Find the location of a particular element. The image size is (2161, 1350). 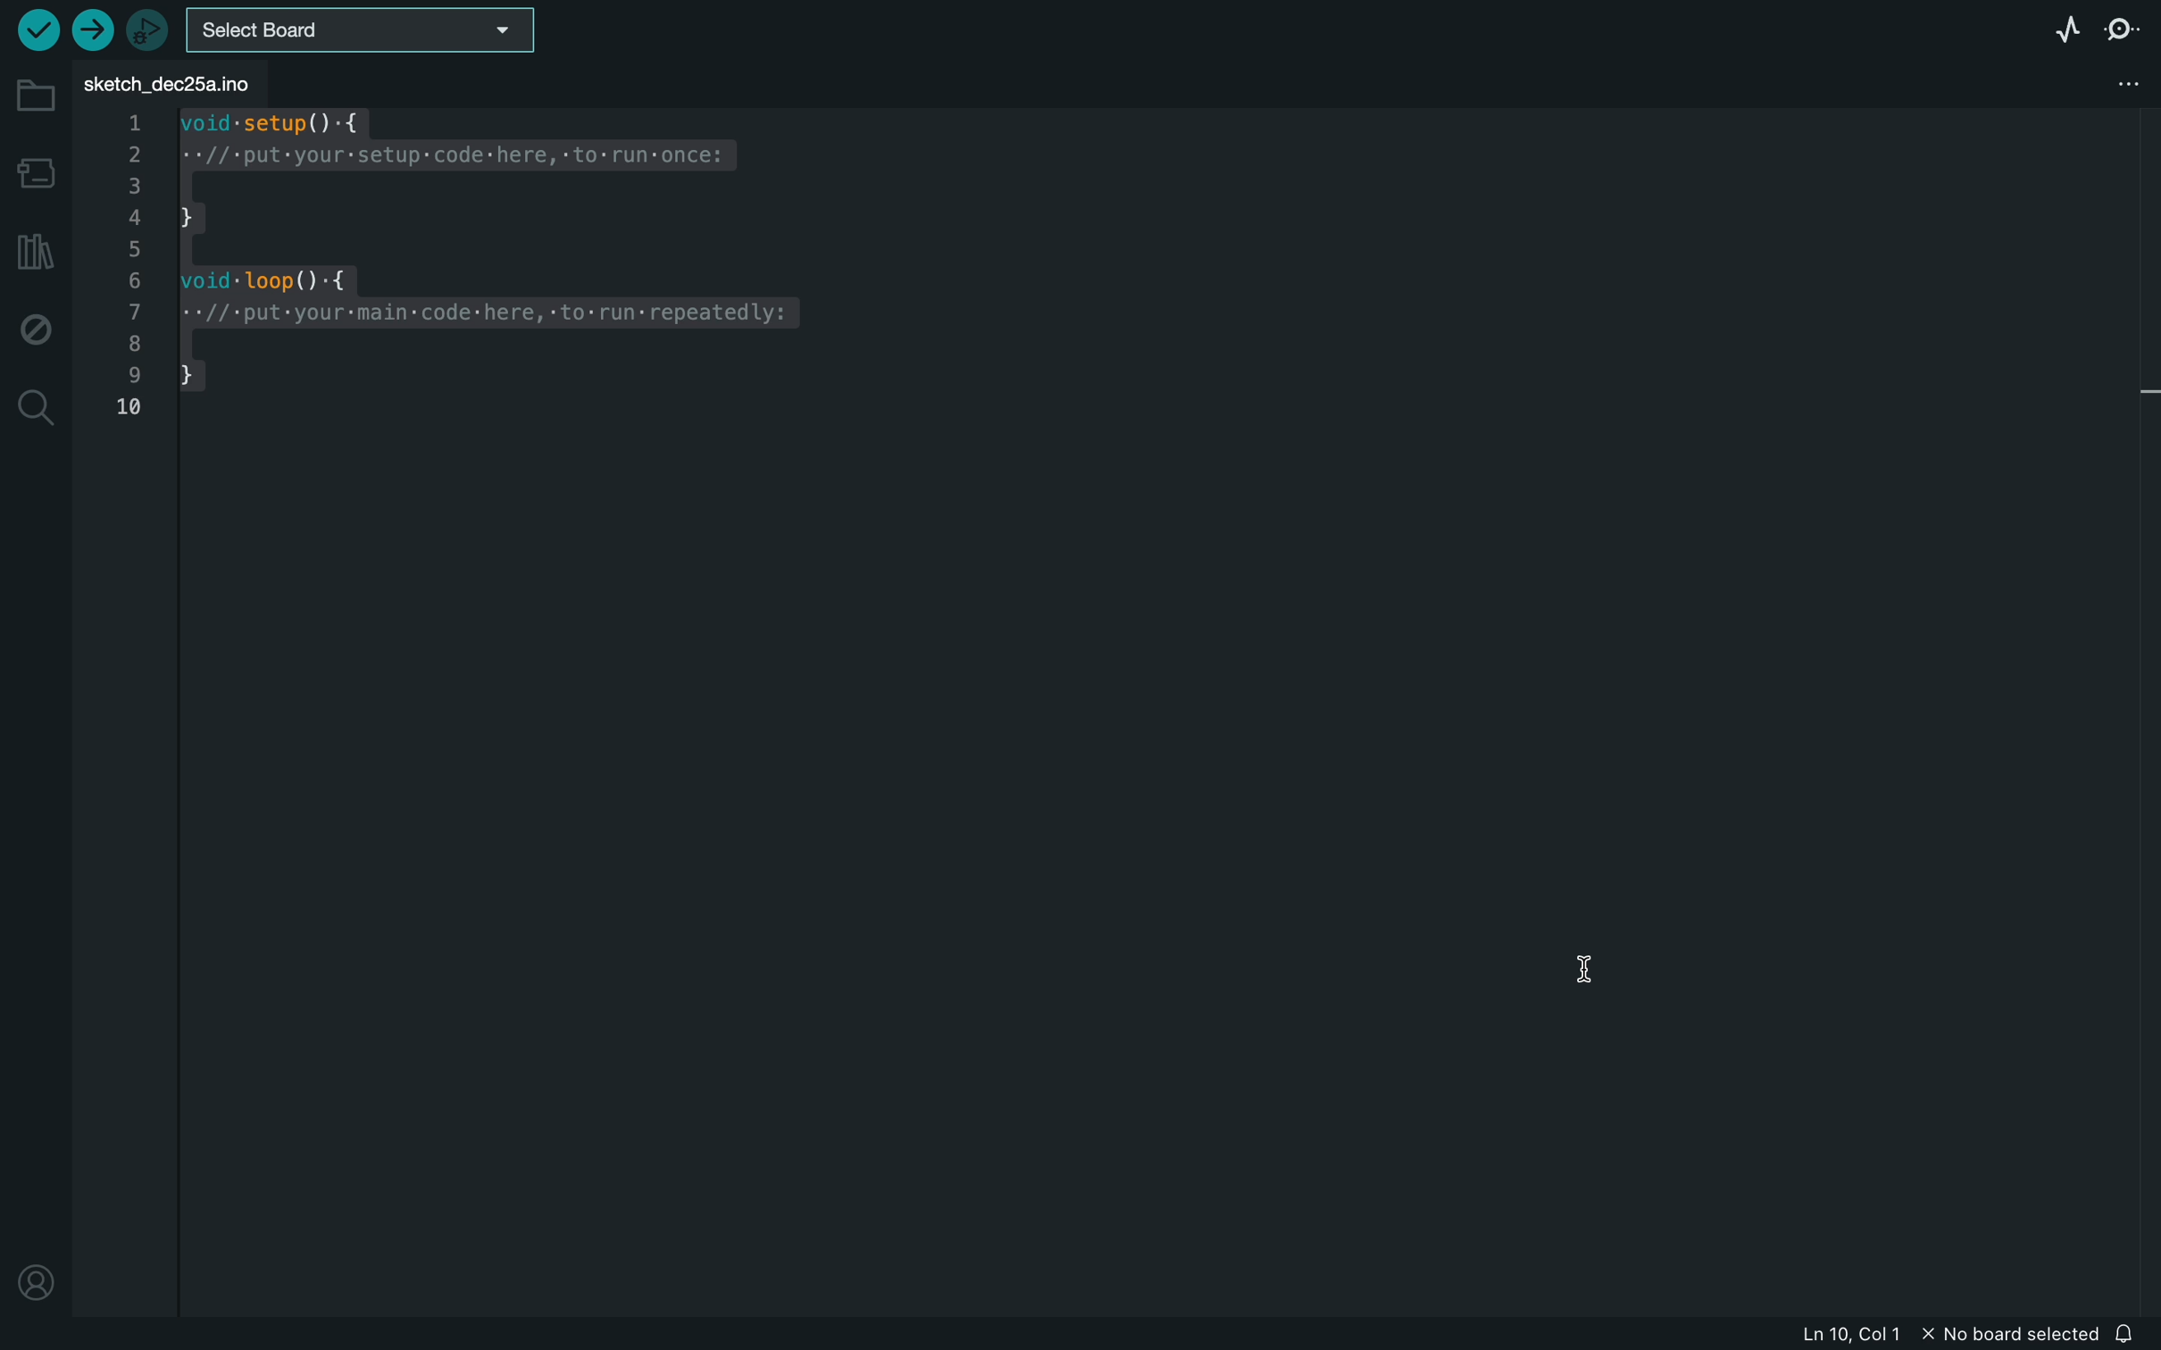

cursor is located at coordinates (1585, 975).